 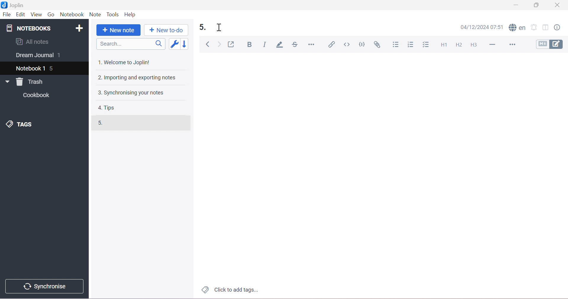 What do you see at coordinates (347, 44) in the screenshot?
I see `Inline code` at bounding box center [347, 44].